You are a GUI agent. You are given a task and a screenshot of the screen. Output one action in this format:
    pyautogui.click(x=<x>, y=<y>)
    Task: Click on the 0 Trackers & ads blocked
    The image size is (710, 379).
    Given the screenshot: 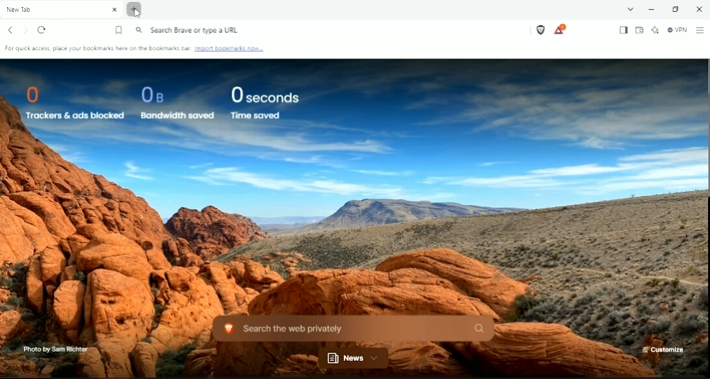 What is the action you would take?
    pyautogui.click(x=73, y=102)
    